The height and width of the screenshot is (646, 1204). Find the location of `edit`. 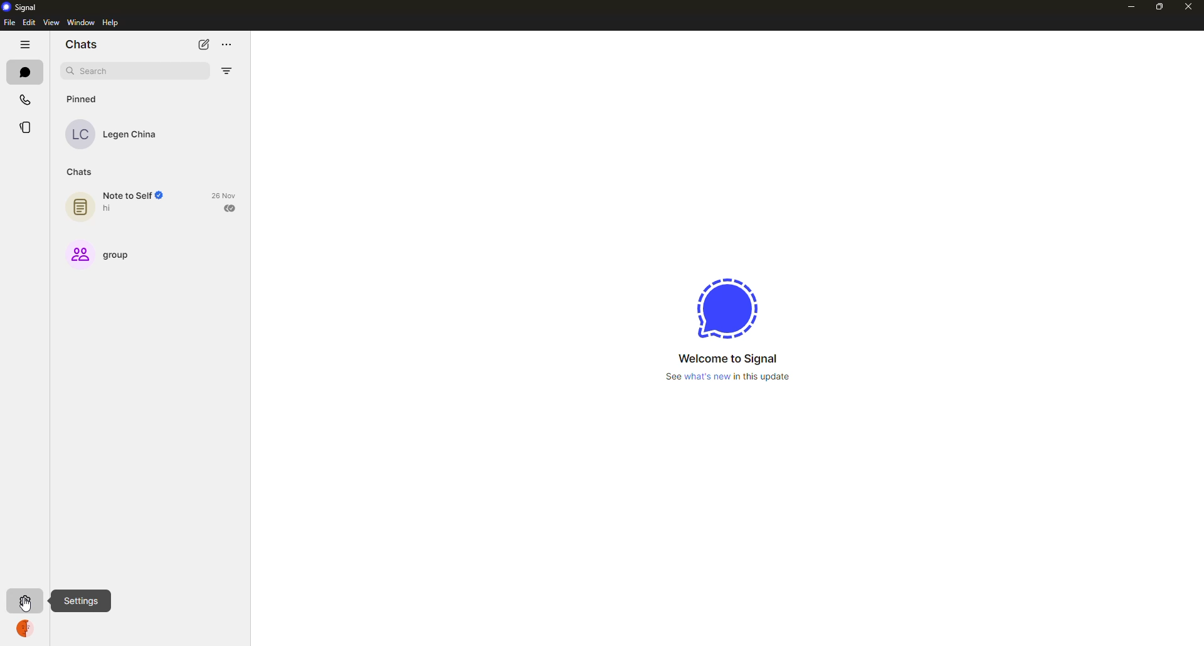

edit is located at coordinates (29, 23).